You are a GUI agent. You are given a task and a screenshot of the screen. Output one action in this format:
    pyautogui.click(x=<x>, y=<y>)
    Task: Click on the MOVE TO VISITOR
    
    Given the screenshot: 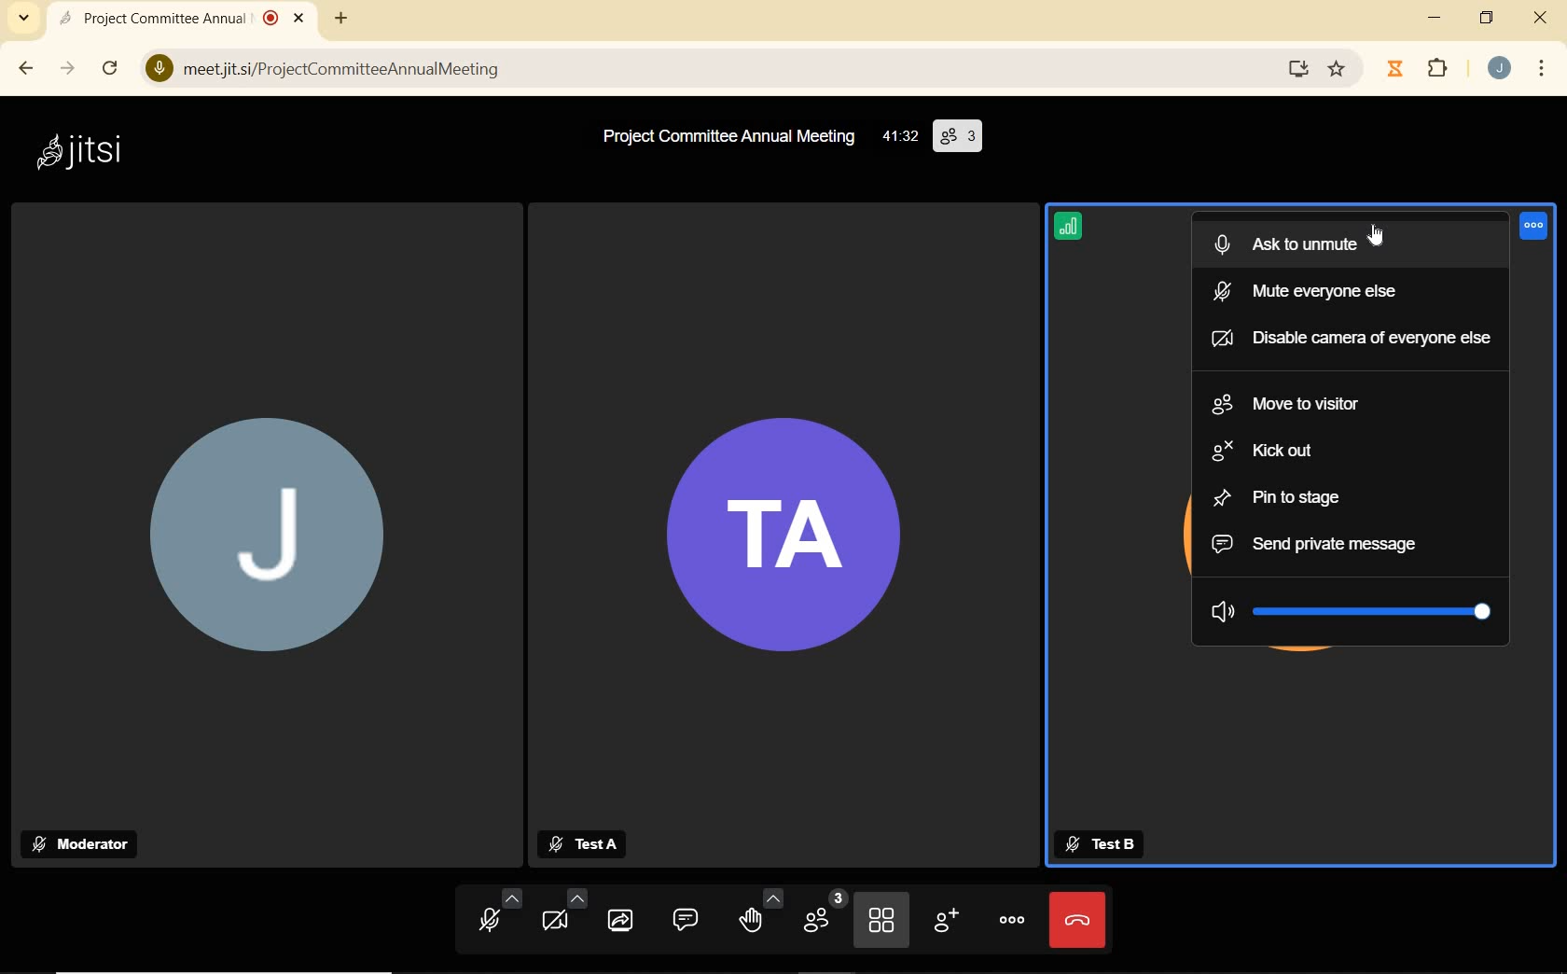 What is the action you would take?
    pyautogui.click(x=1358, y=405)
    